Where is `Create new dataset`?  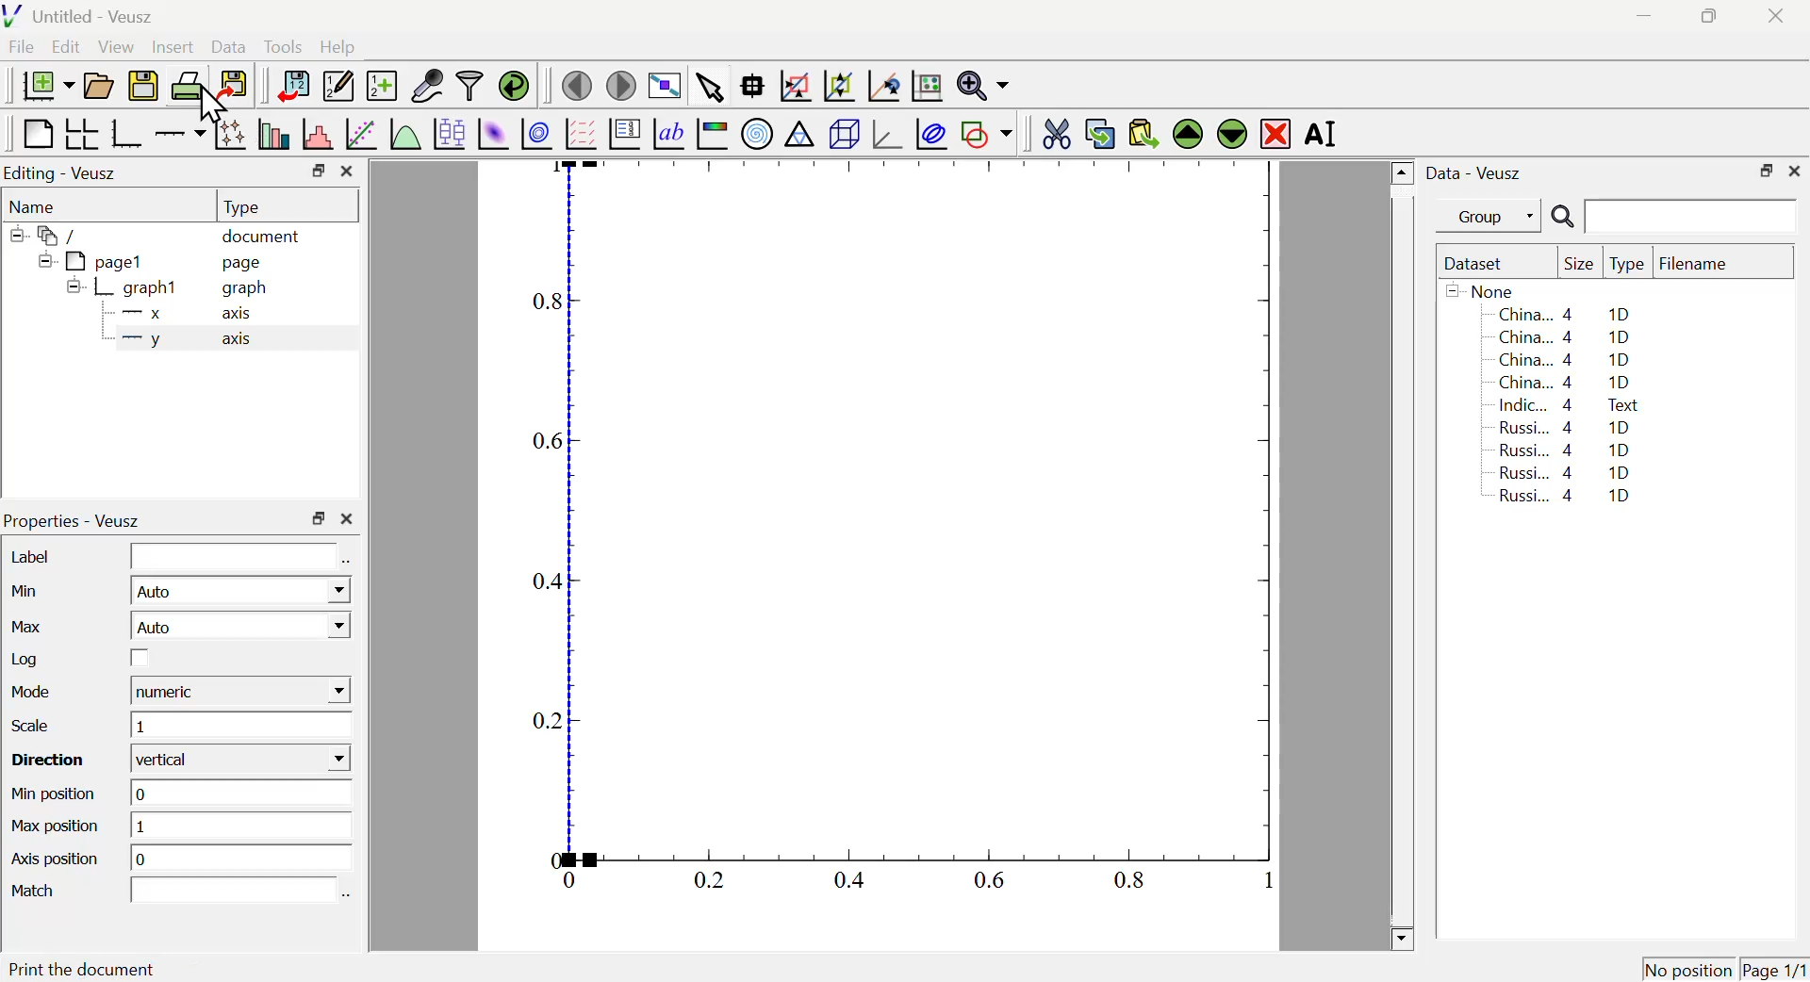 Create new dataset is located at coordinates (381, 88).